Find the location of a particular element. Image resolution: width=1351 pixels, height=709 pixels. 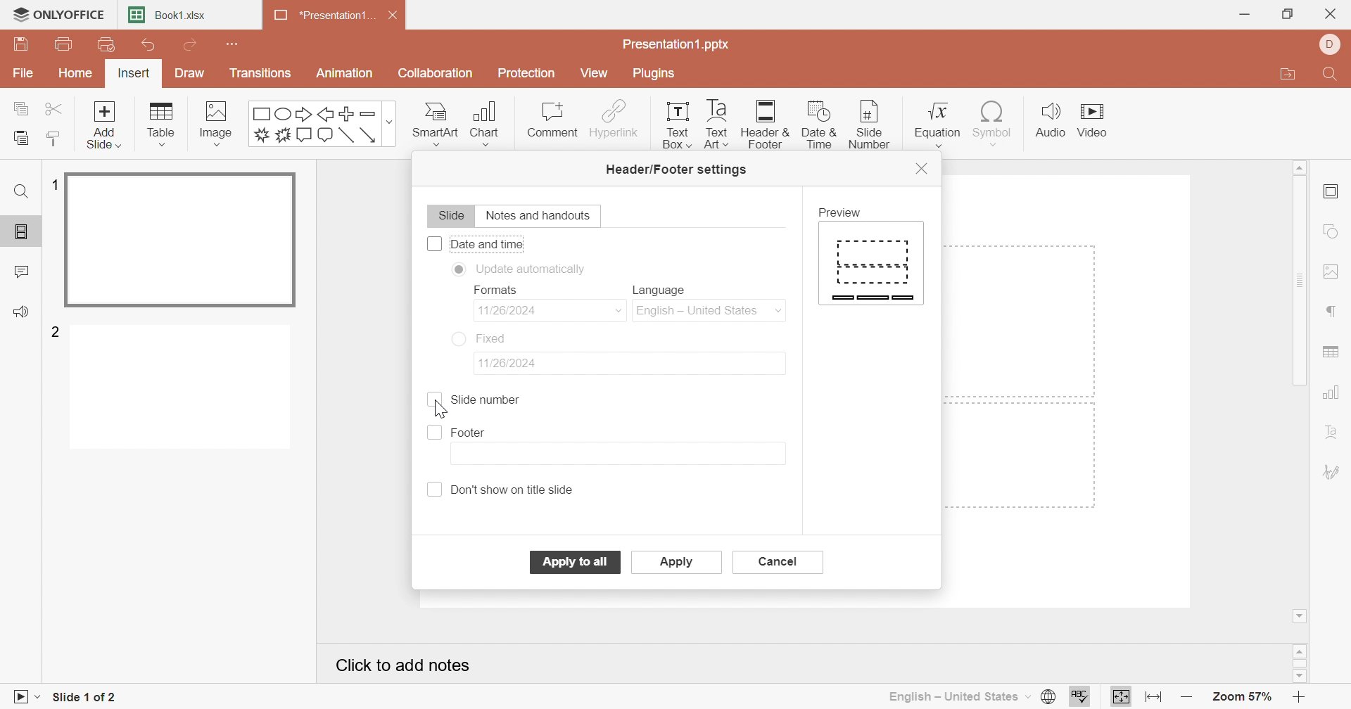

1 is located at coordinates (52, 185).